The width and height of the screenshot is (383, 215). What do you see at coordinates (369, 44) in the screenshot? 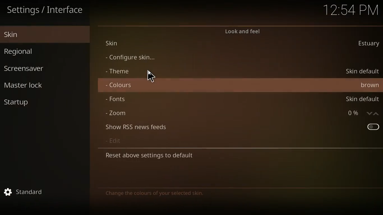
I see `skin` at bounding box center [369, 44].